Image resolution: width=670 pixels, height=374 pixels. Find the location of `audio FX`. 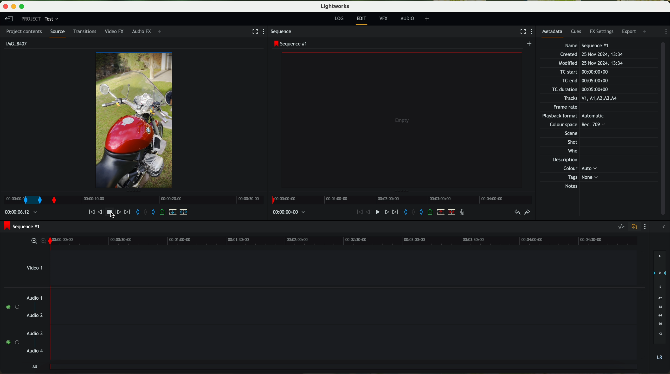

audio FX is located at coordinates (141, 31).